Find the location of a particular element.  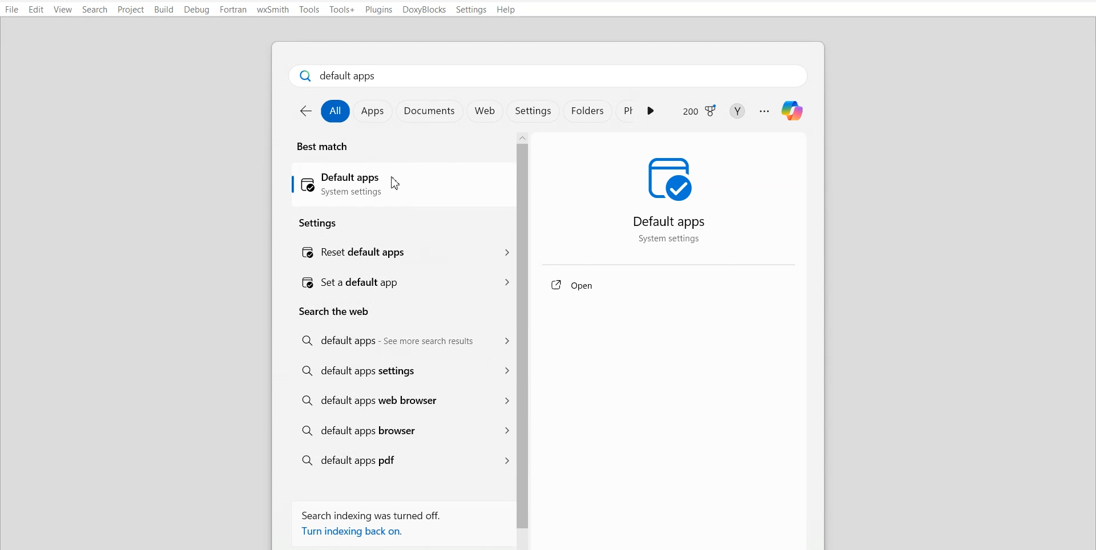

App is located at coordinates (638, 112).